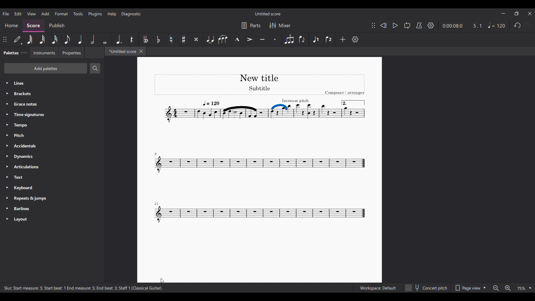 Image resolution: width=535 pixels, height=301 pixels. Describe the element at coordinates (45, 14) in the screenshot. I see `Add menu` at that location.